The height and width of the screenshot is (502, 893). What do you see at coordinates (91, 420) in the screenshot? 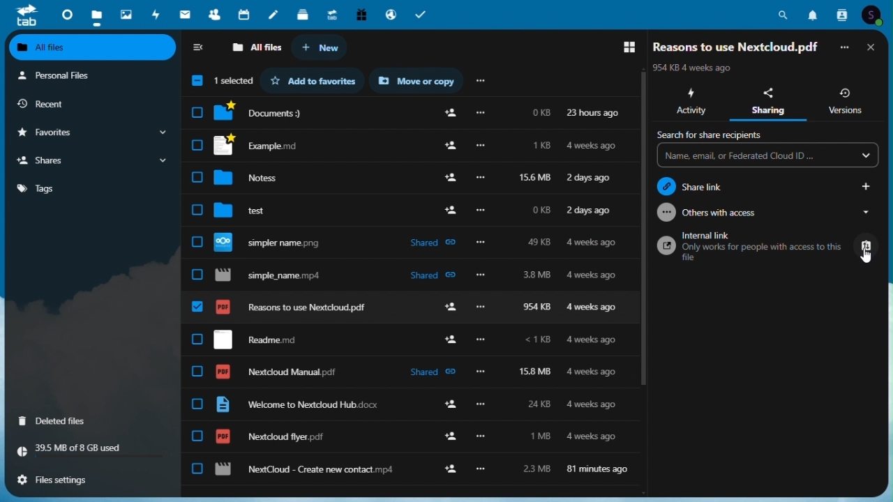
I see `deleted files` at bounding box center [91, 420].